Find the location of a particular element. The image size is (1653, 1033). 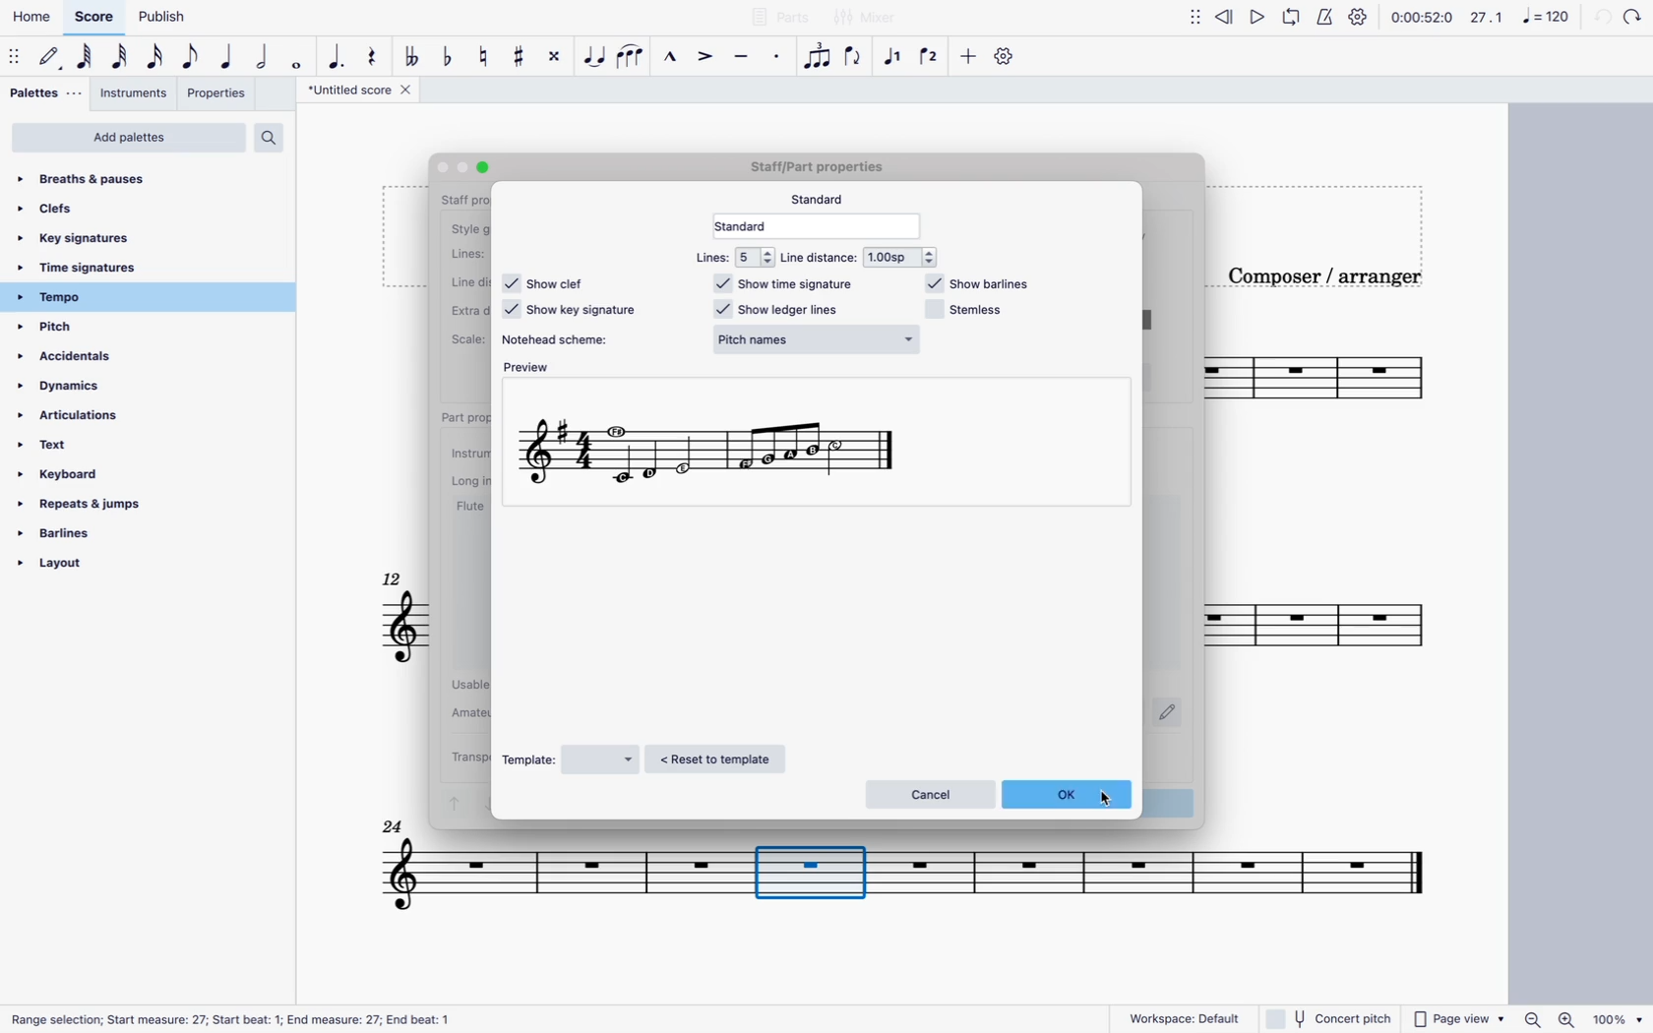

cancel is located at coordinates (928, 793).